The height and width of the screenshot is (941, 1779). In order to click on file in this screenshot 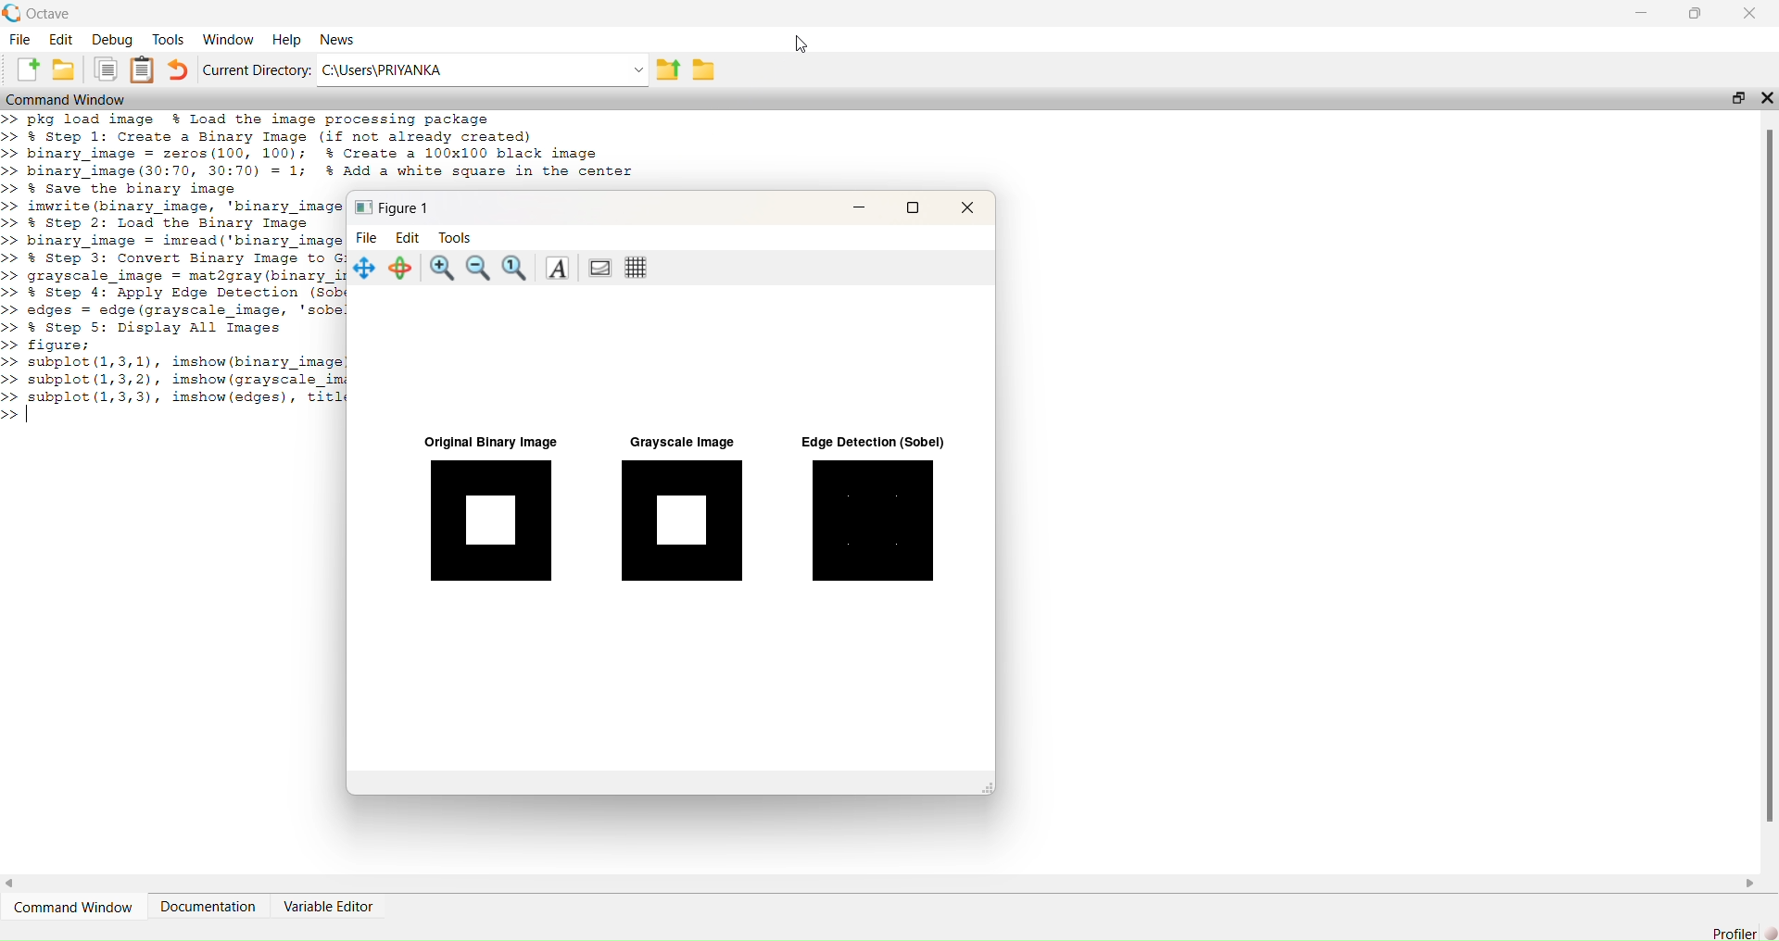, I will do `click(367, 236)`.